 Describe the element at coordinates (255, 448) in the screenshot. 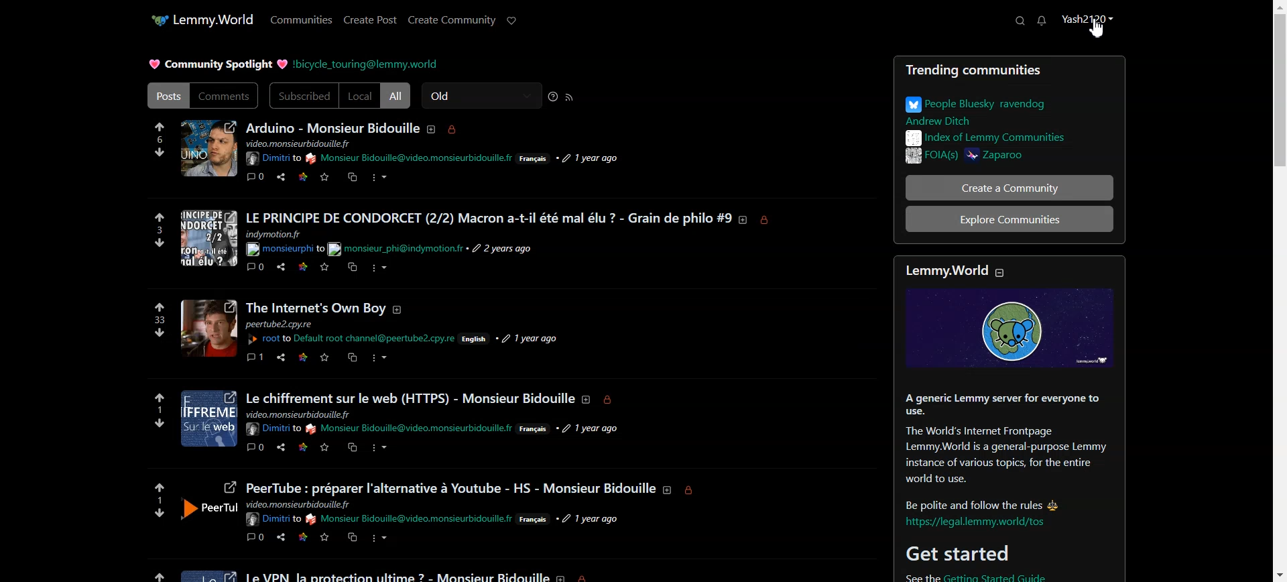

I see `comment` at that location.